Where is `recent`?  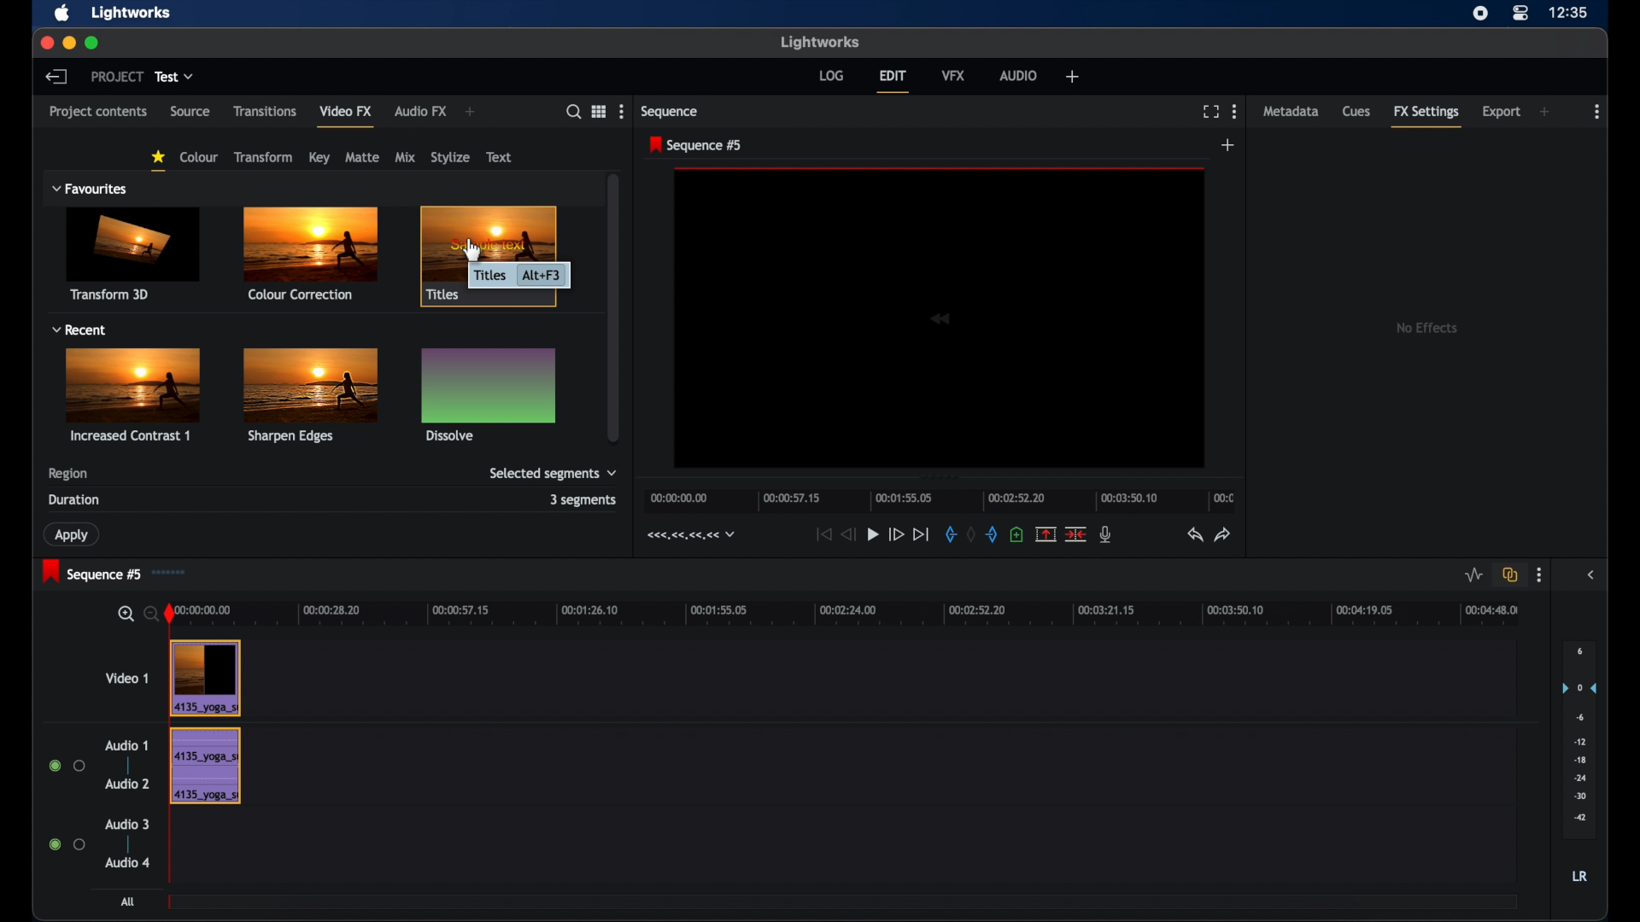
recent is located at coordinates (79, 330).